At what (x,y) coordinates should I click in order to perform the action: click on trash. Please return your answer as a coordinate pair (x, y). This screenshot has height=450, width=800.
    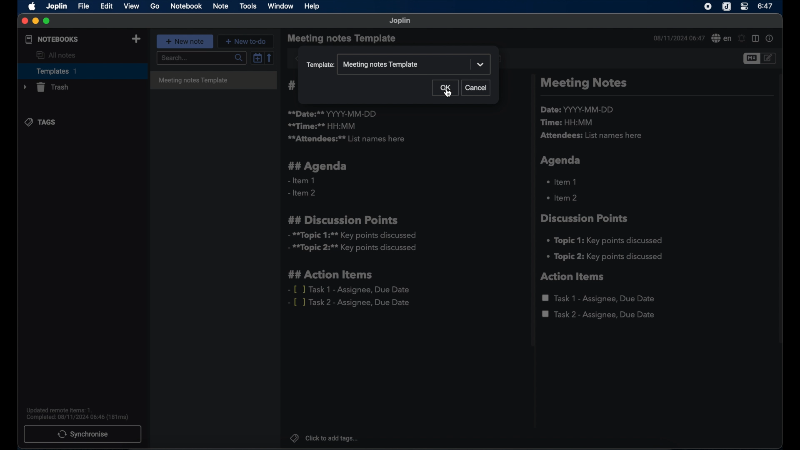
    Looking at the image, I should click on (45, 87).